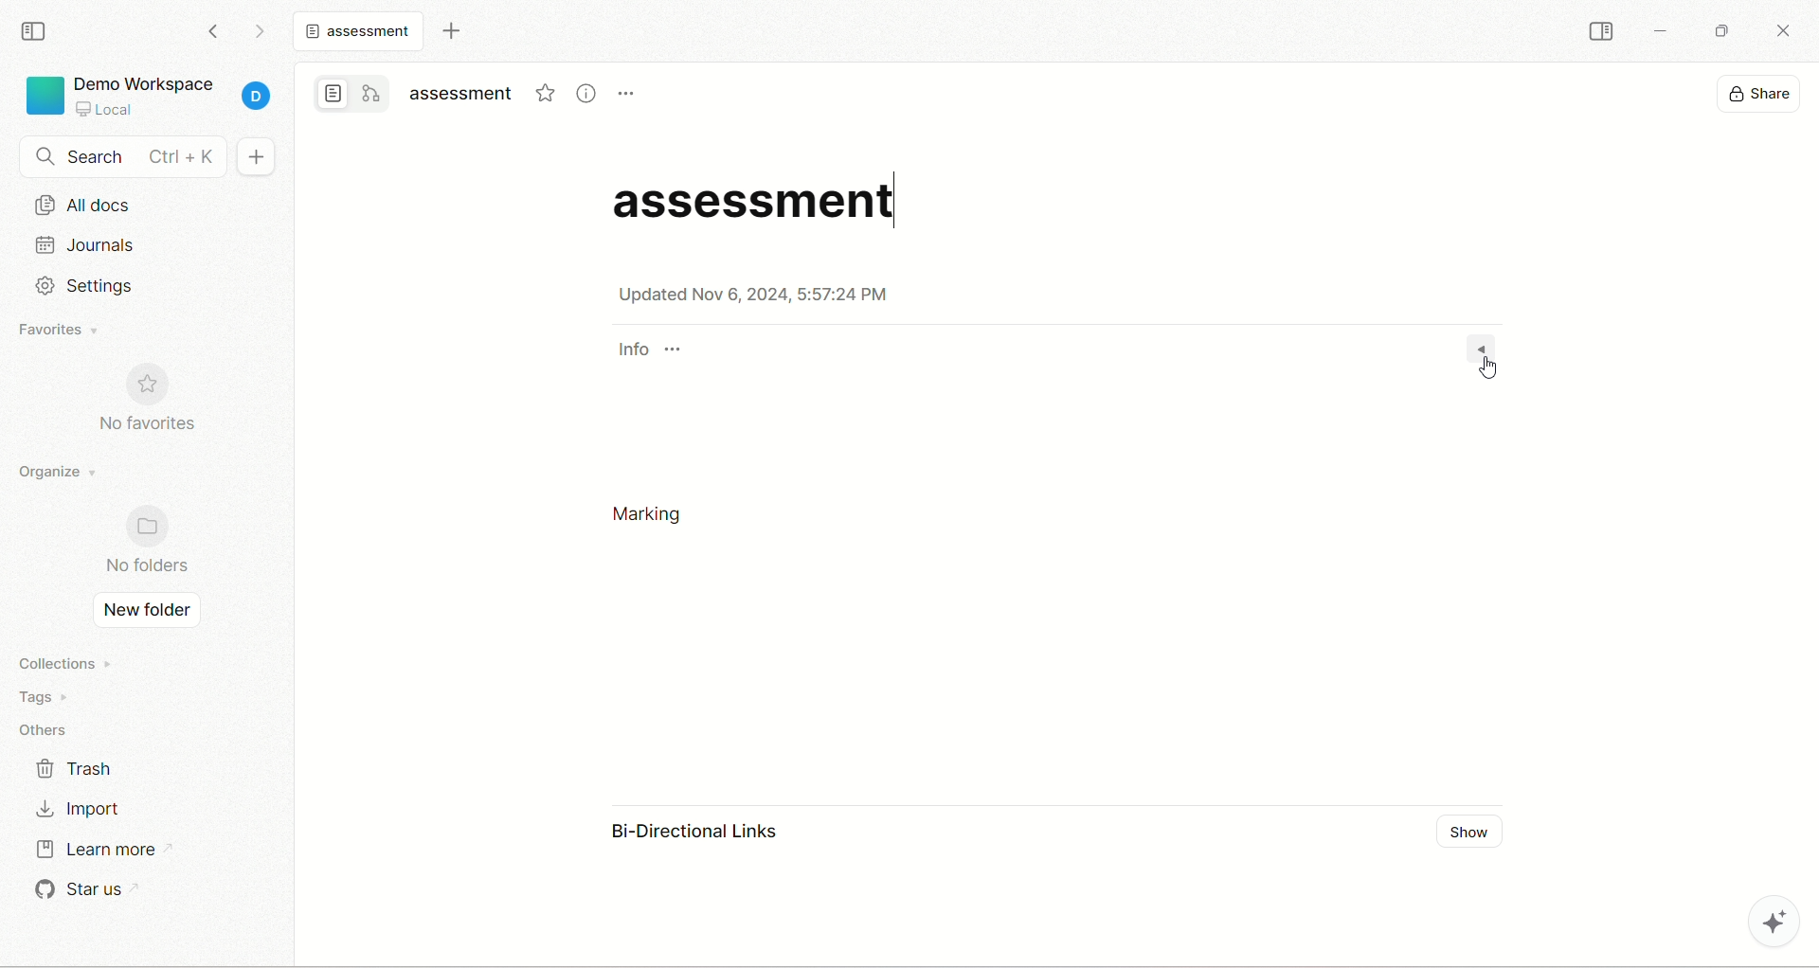  I want to click on AFFiNE AI, so click(1764, 923).